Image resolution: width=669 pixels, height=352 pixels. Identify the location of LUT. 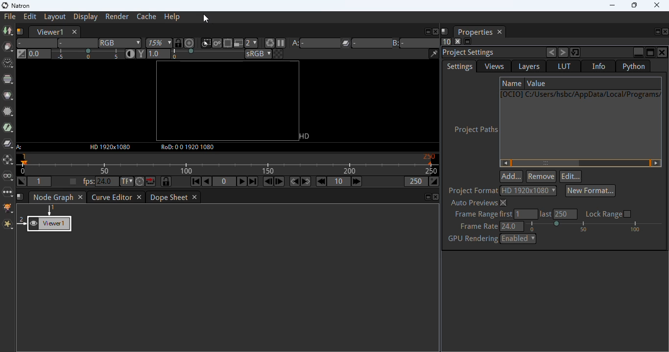
(564, 66).